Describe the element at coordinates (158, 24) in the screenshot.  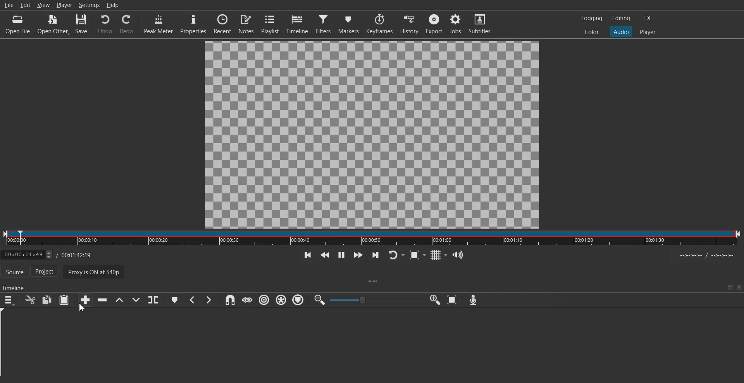
I see `Peak Meter` at that location.